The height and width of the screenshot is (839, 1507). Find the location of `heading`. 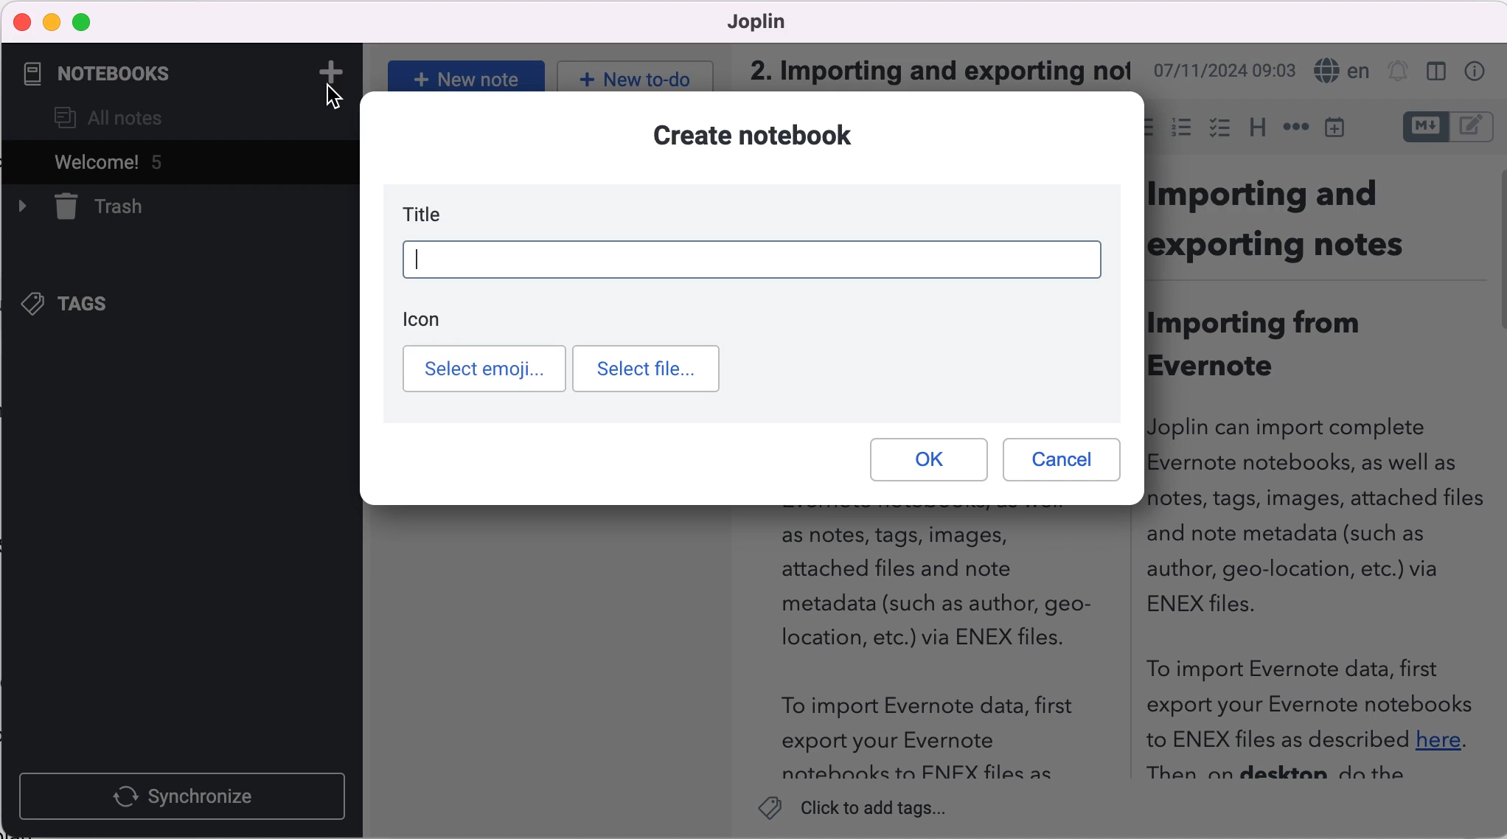

heading is located at coordinates (1256, 125).